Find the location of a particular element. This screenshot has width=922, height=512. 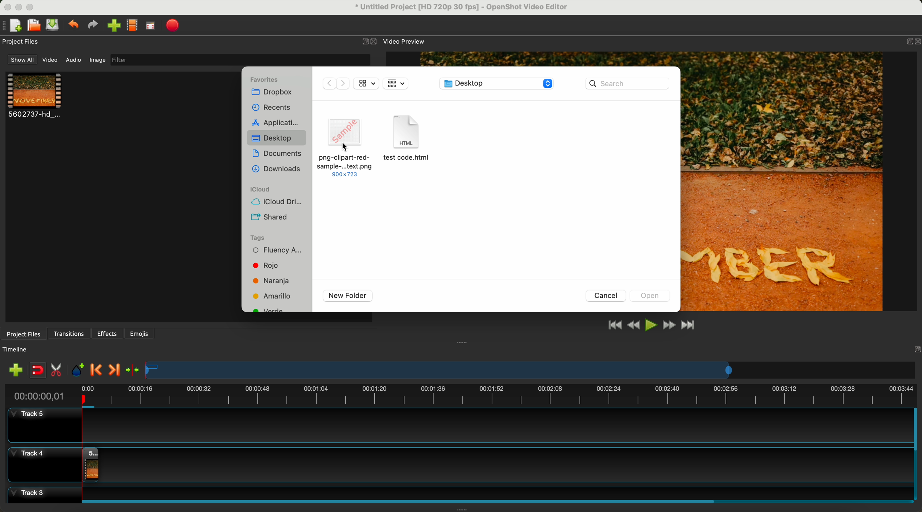

full screen is located at coordinates (151, 27).